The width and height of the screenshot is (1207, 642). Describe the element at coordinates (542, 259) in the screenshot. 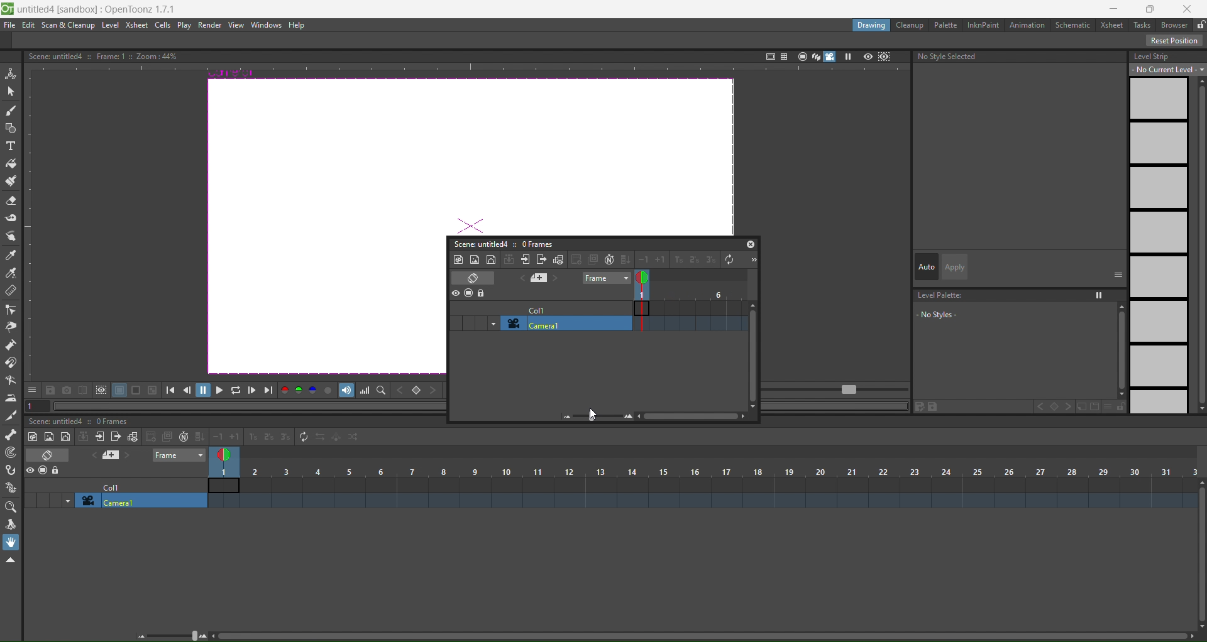

I see `close subsheet` at that location.